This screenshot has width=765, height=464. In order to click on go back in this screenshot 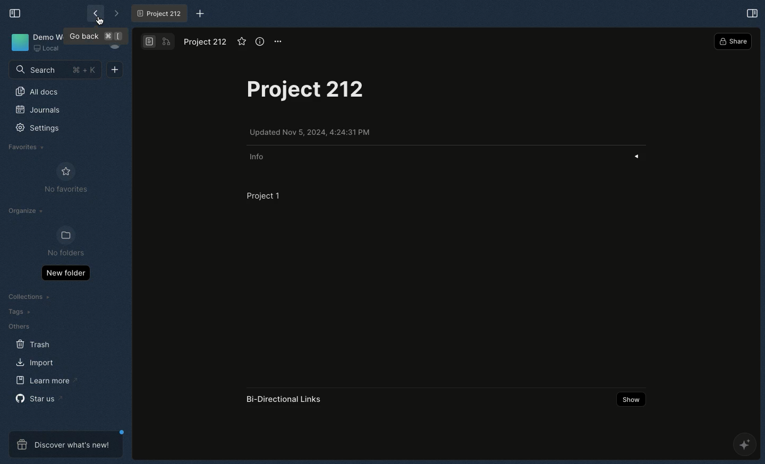, I will do `click(97, 38)`.